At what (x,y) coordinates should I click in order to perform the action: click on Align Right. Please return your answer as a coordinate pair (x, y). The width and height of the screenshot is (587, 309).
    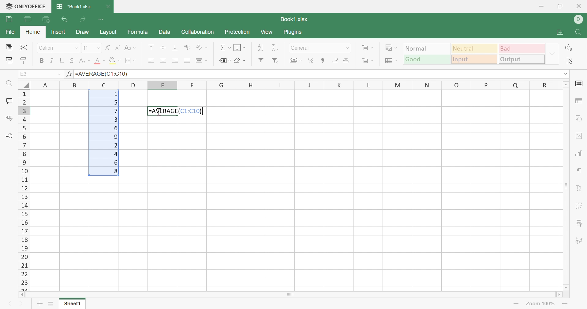
    Looking at the image, I should click on (152, 61).